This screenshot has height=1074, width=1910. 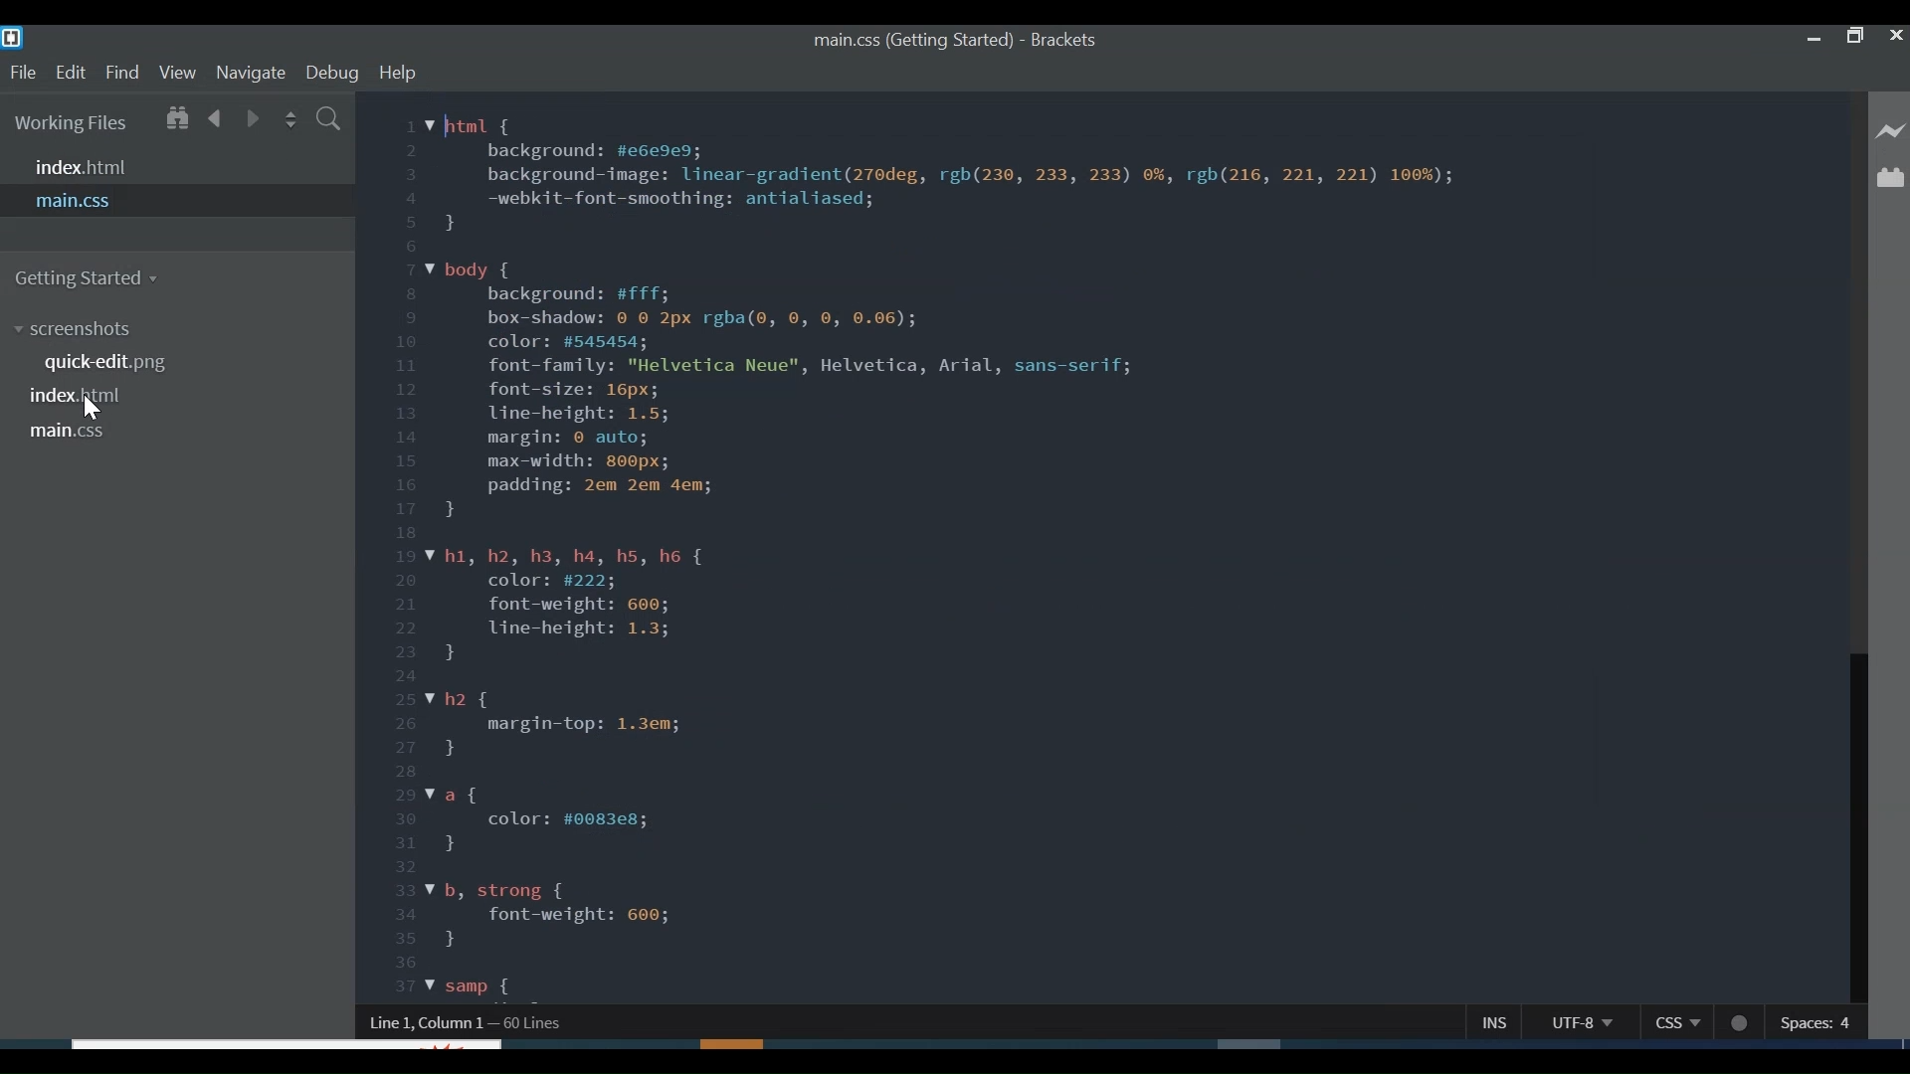 I want to click on Edit, so click(x=70, y=74).